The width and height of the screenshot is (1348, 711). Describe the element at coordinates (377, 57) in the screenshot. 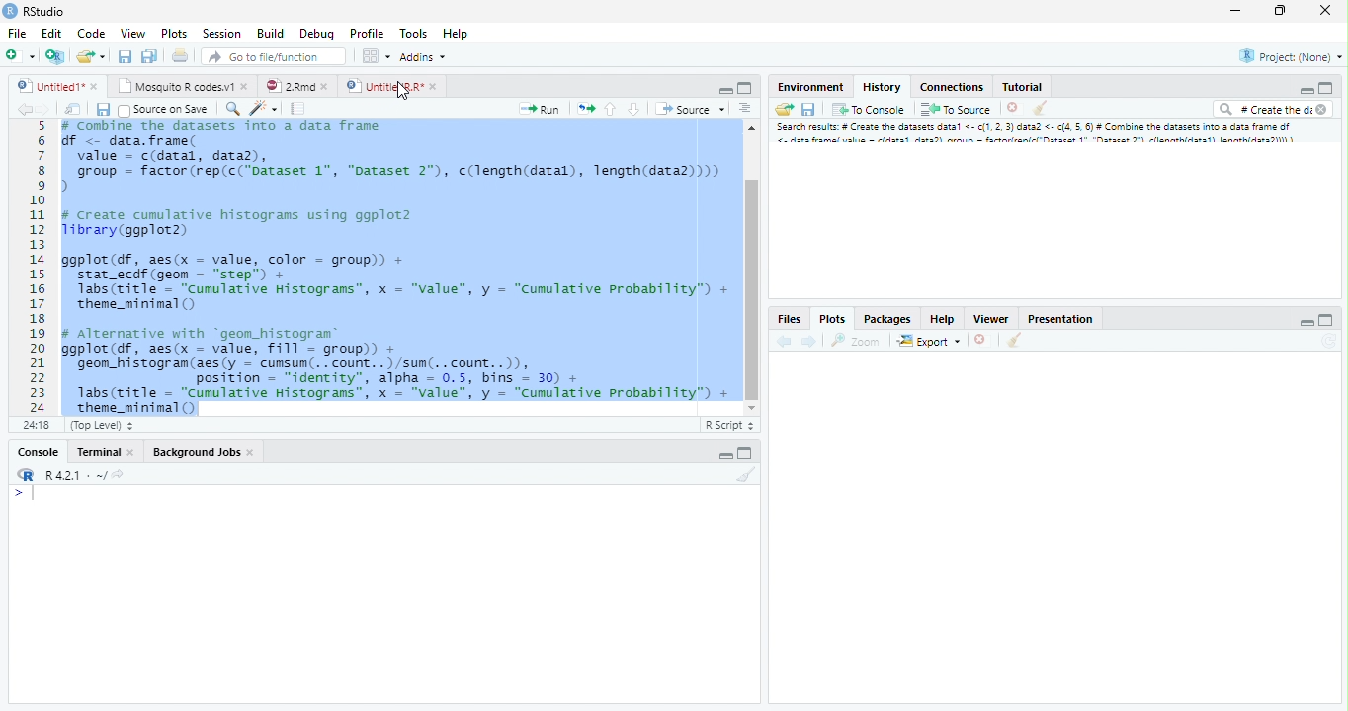

I see `Workspace pane` at that location.